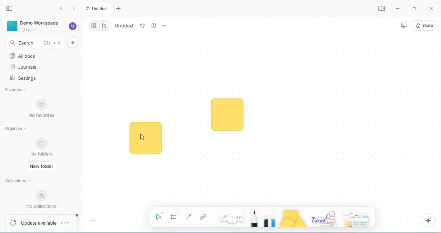 This screenshot has height=233, width=441. Describe the element at coordinates (44, 200) in the screenshot. I see `no collections` at that location.